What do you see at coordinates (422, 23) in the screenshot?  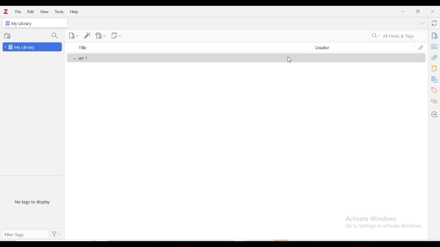 I see `collapse section` at bounding box center [422, 23].